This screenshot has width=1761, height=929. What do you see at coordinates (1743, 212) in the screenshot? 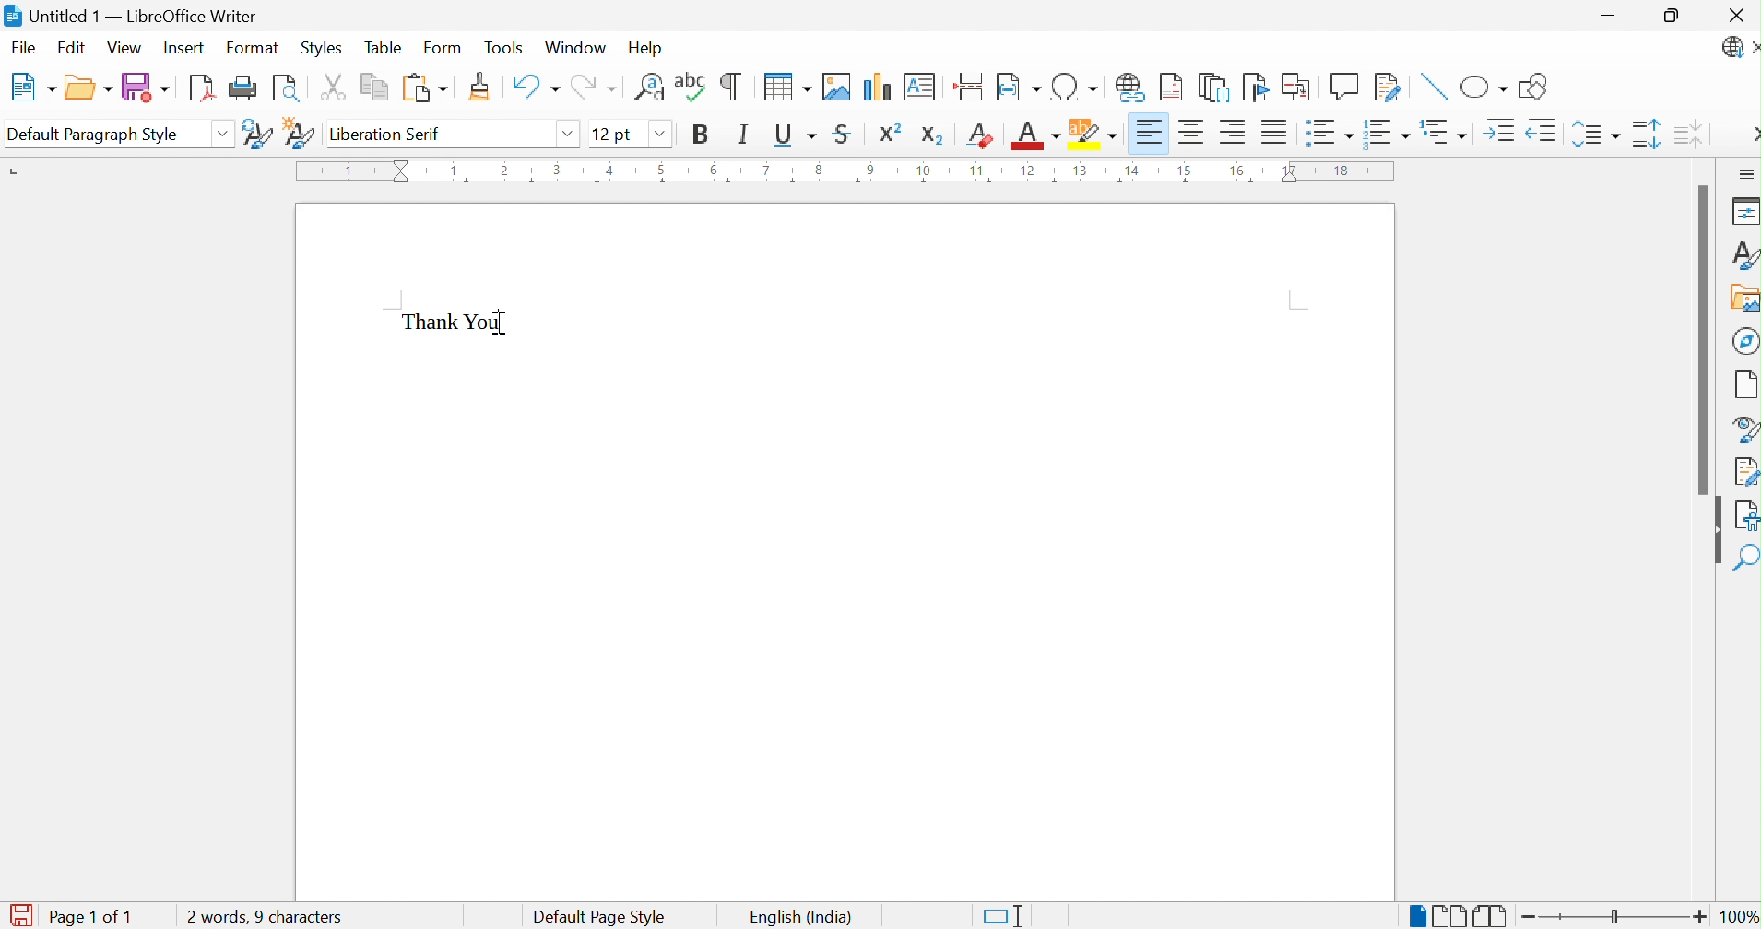
I see `Properties` at bounding box center [1743, 212].